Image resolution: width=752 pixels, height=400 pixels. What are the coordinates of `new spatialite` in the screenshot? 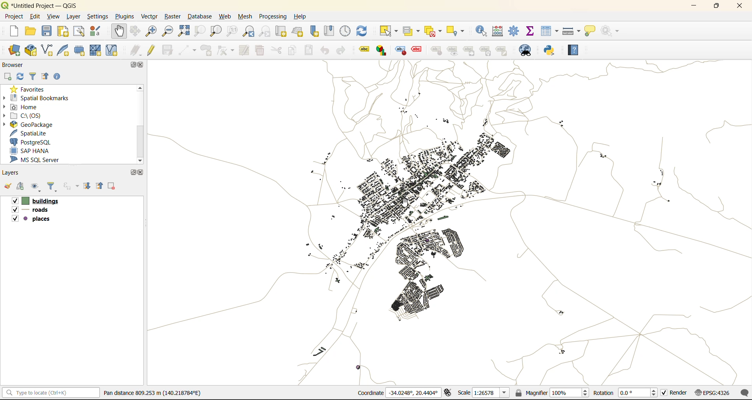 It's located at (65, 50).